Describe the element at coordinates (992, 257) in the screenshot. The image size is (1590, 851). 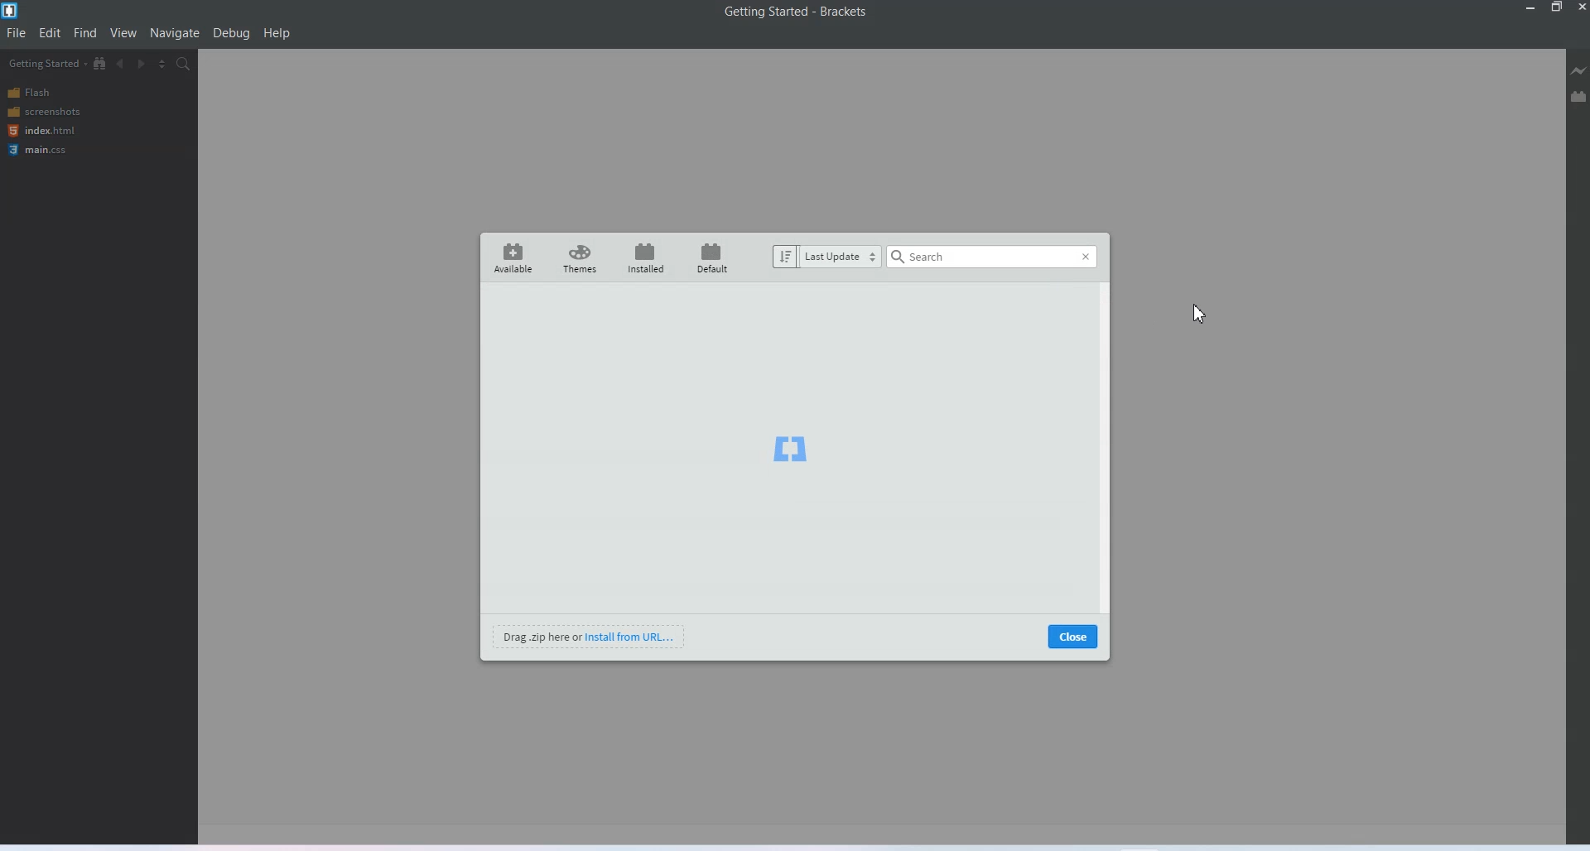
I see `Search Bar` at that location.